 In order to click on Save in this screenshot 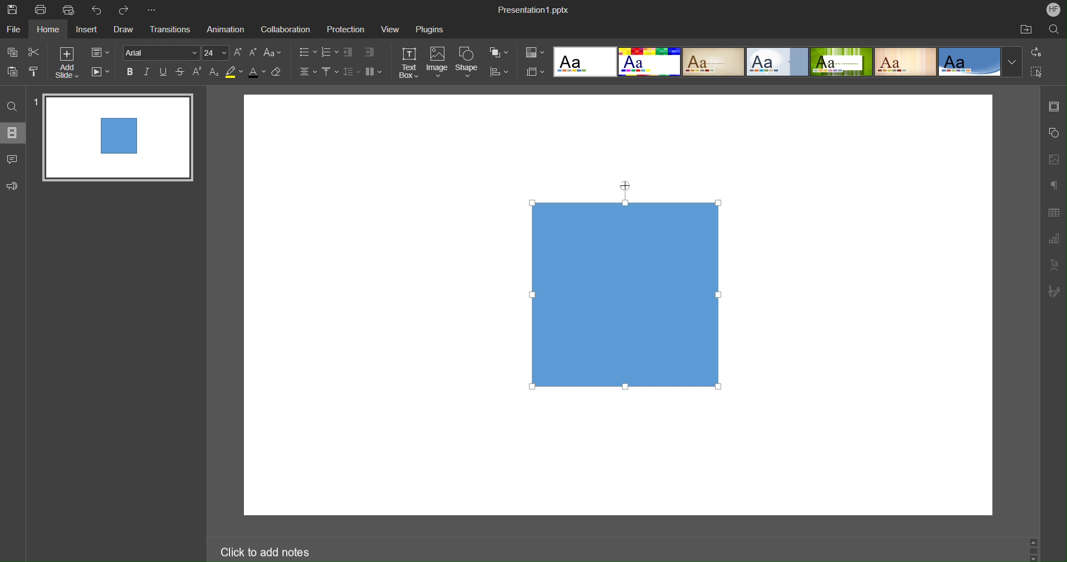, I will do `click(18, 11)`.